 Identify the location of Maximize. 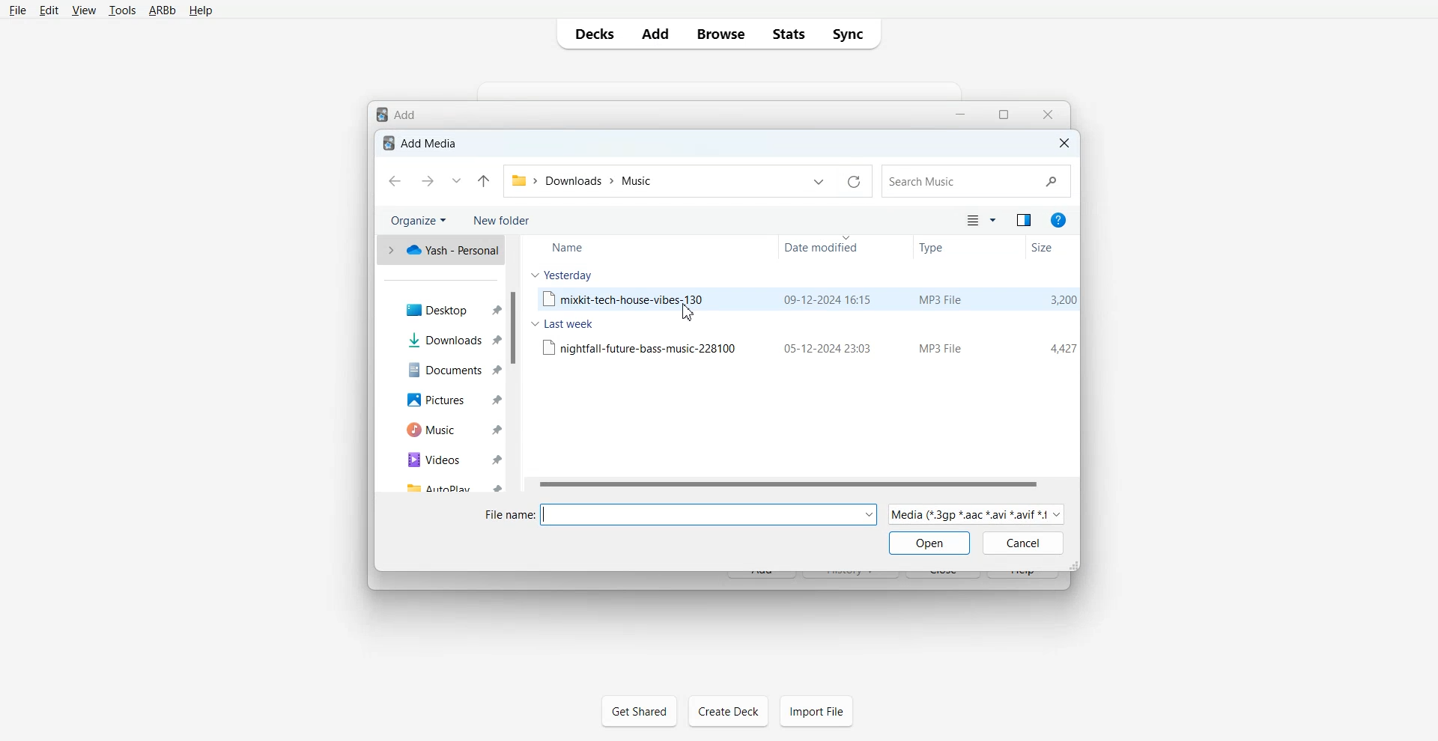
(1003, 115).